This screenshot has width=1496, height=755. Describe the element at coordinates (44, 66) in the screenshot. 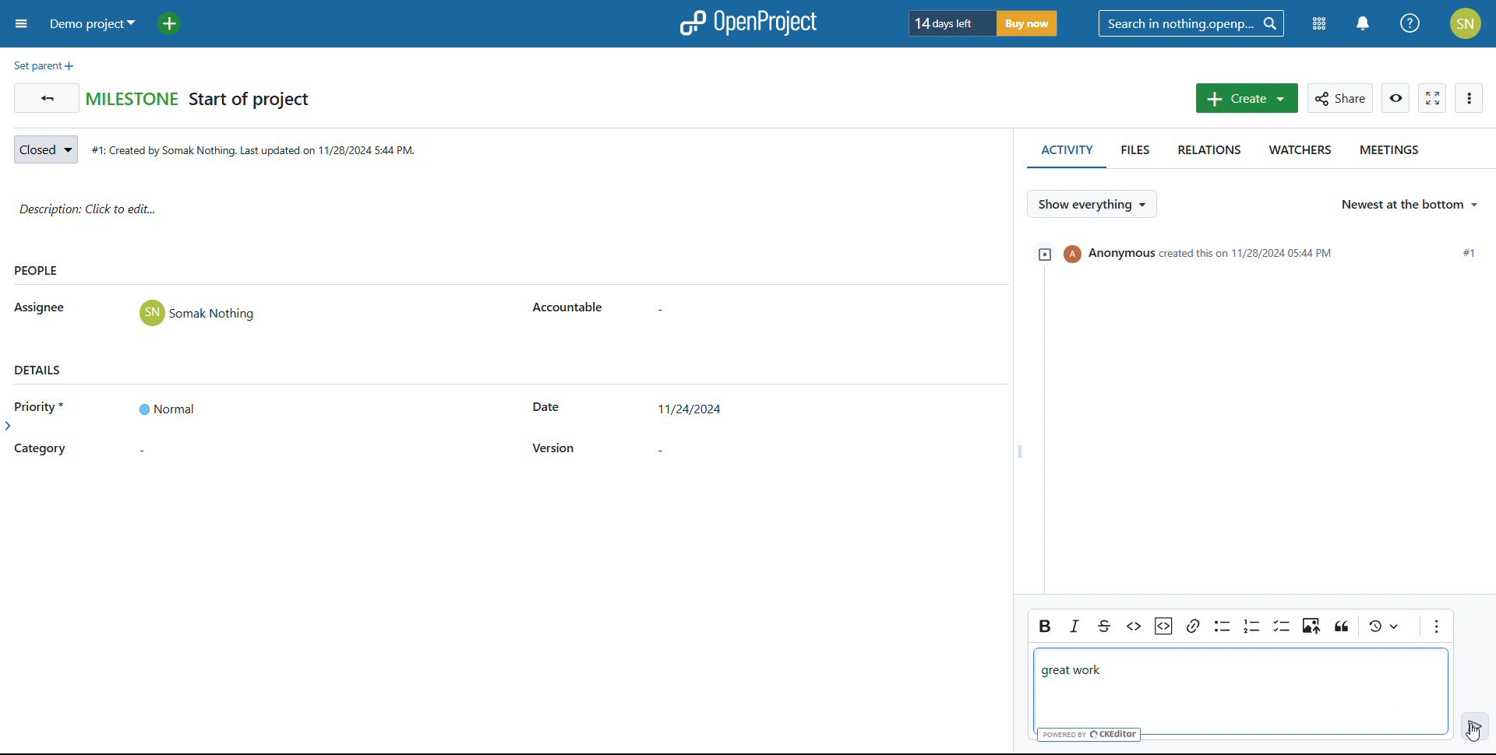

I see `set parent` at that location.